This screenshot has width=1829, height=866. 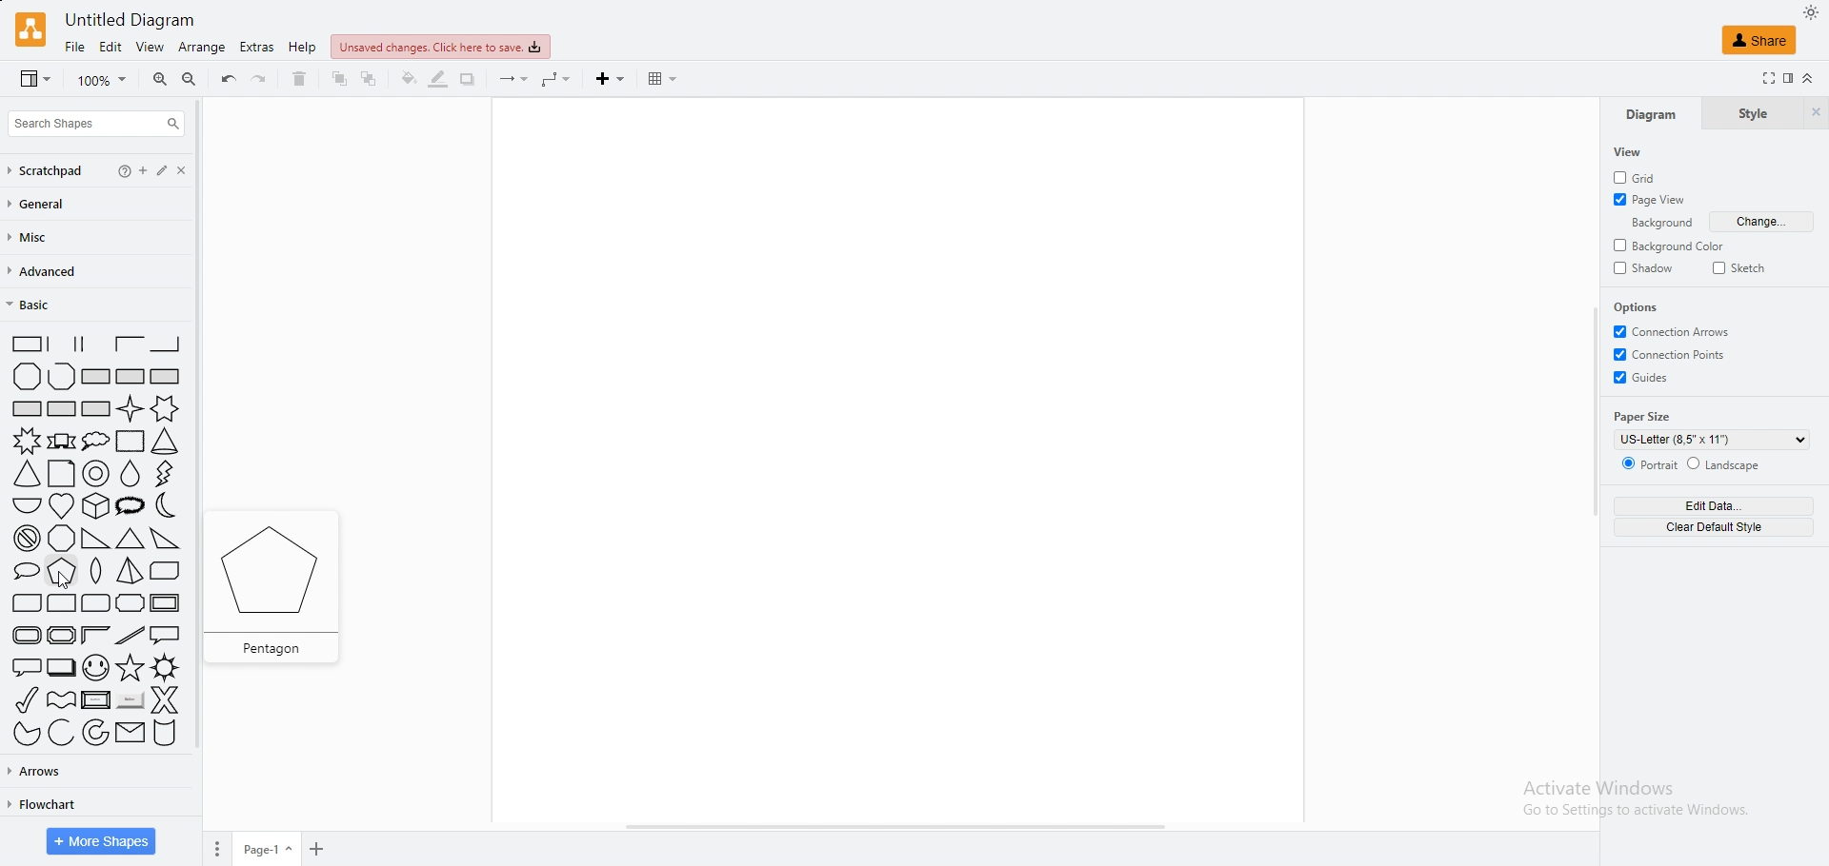 I want to click on dark mode, so click(x=1811, y=11).